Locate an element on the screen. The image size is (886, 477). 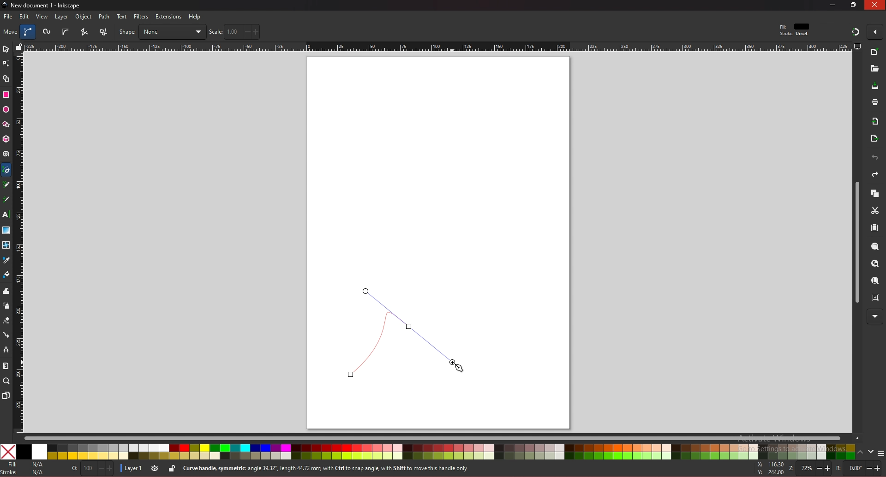
zoom is located at coordinates (6, 381).